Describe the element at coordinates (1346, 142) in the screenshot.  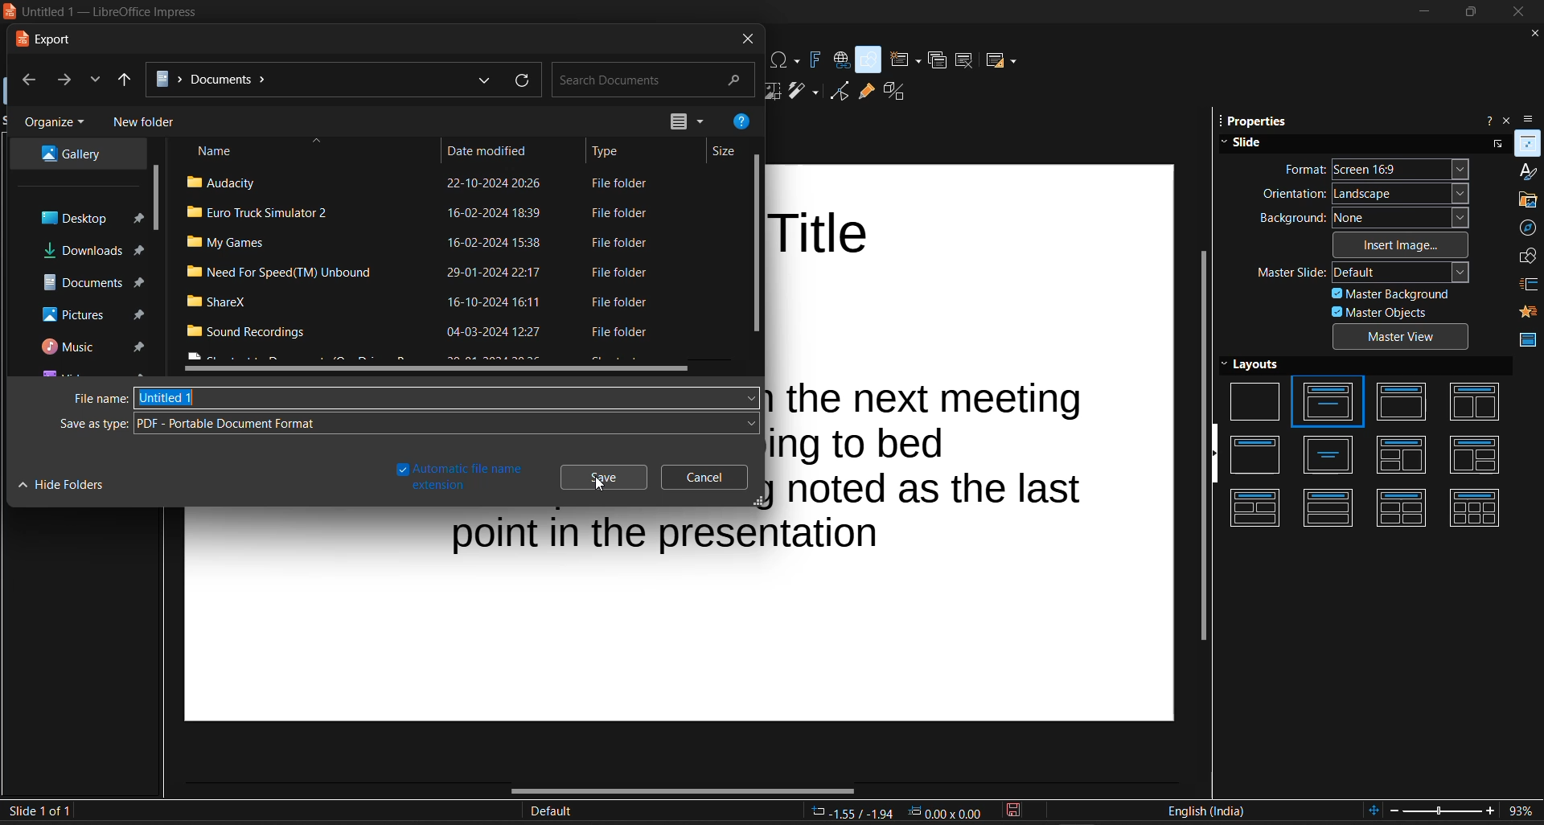
I see `slide` at that location.